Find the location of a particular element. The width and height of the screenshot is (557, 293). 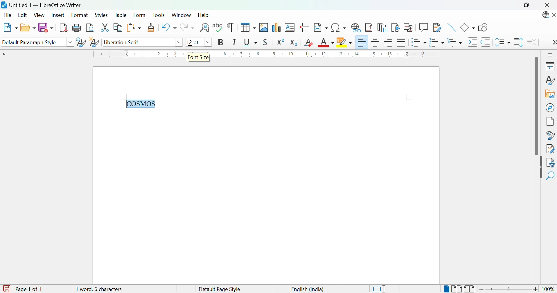

Strikethrough is located at coordinates (266, 43).